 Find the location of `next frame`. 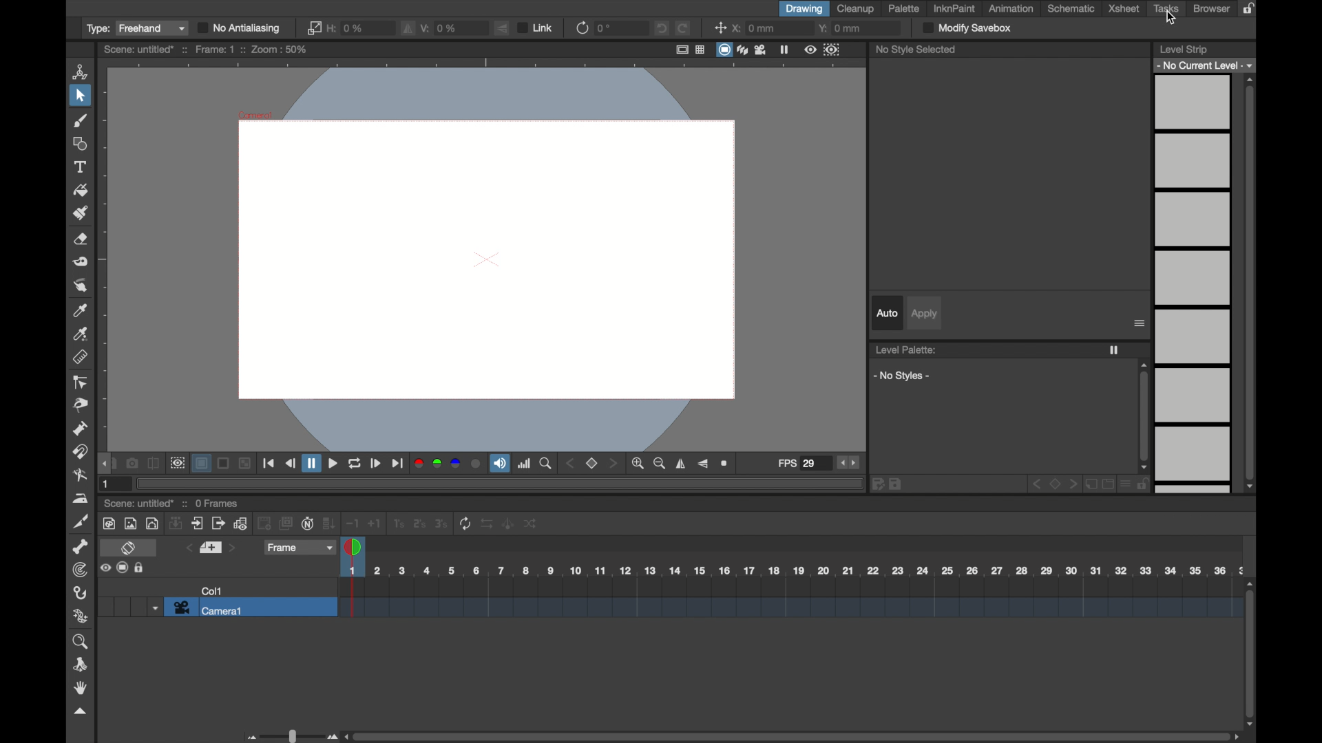

next frame is located at coordinates (376, 463).